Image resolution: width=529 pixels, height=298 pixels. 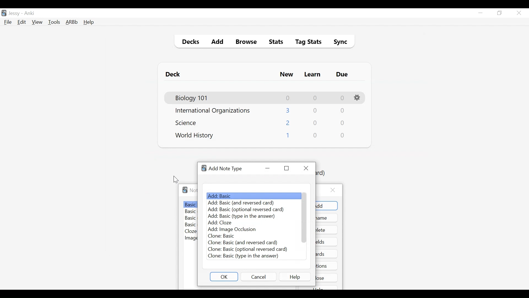 I want to click on , so click(x=327, y=206).